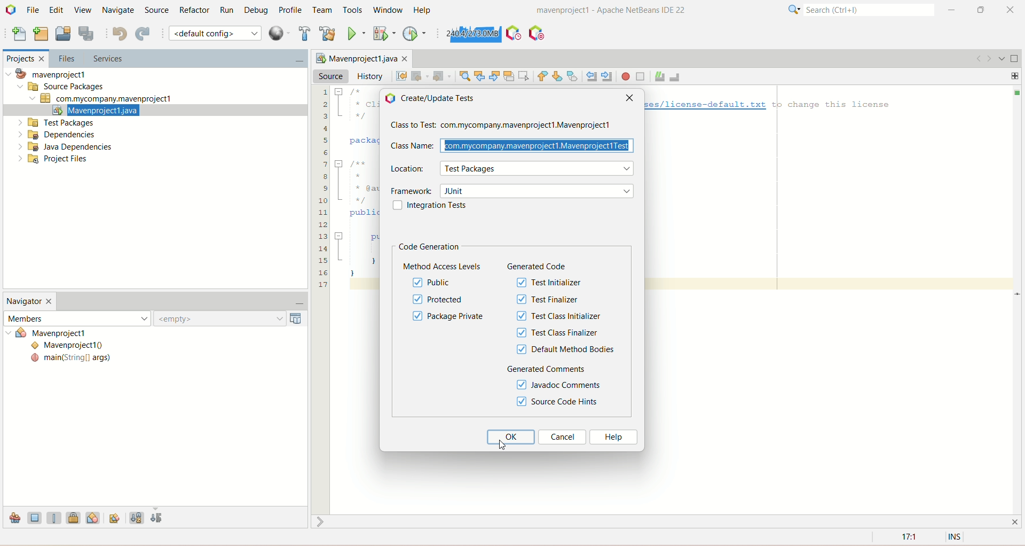 The width and height of the screenshot is (1025, 546). Describe the element at coordinates (517, 191) in the screenshot. I see `framework` at that location.